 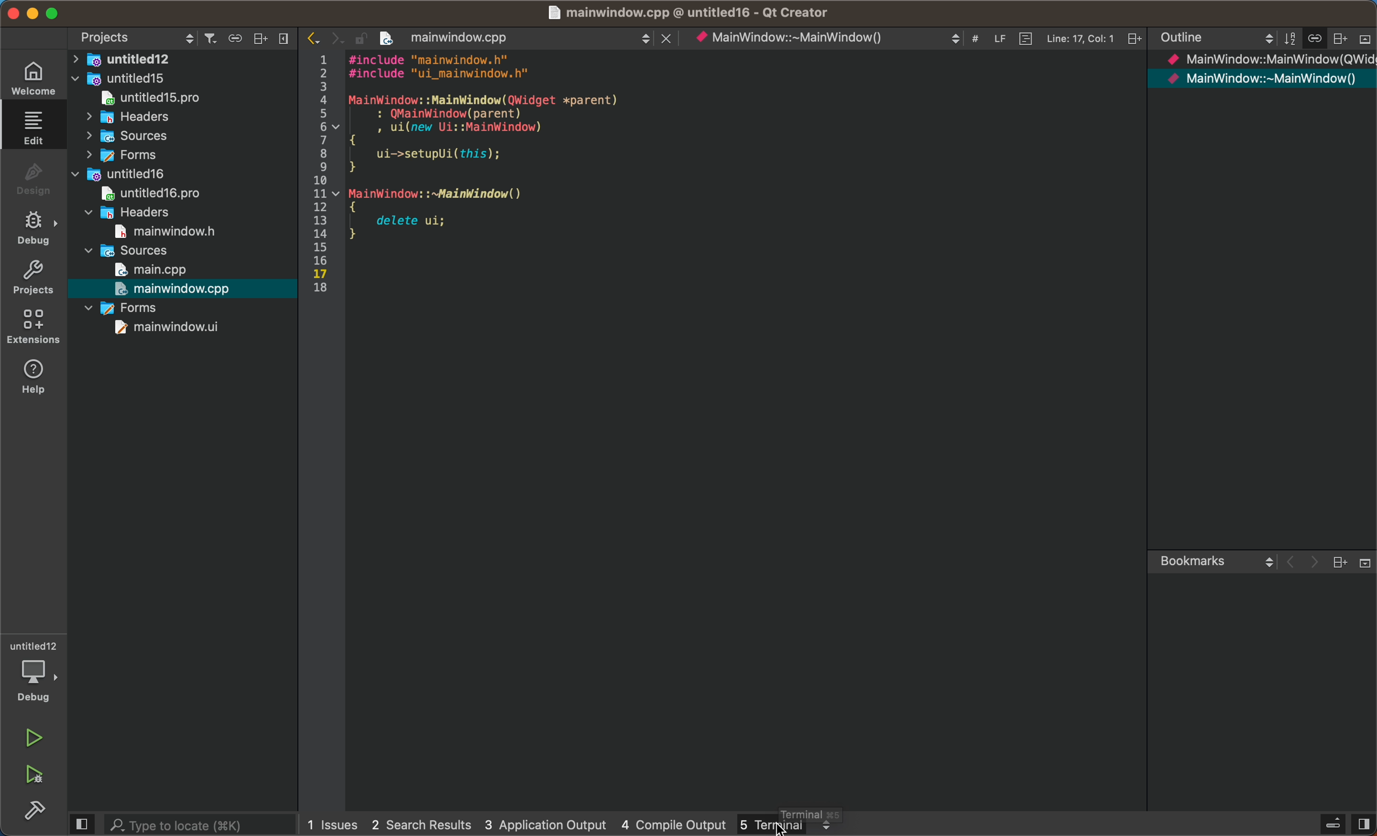 I want to click on debugger, so click(x=36, y=672).